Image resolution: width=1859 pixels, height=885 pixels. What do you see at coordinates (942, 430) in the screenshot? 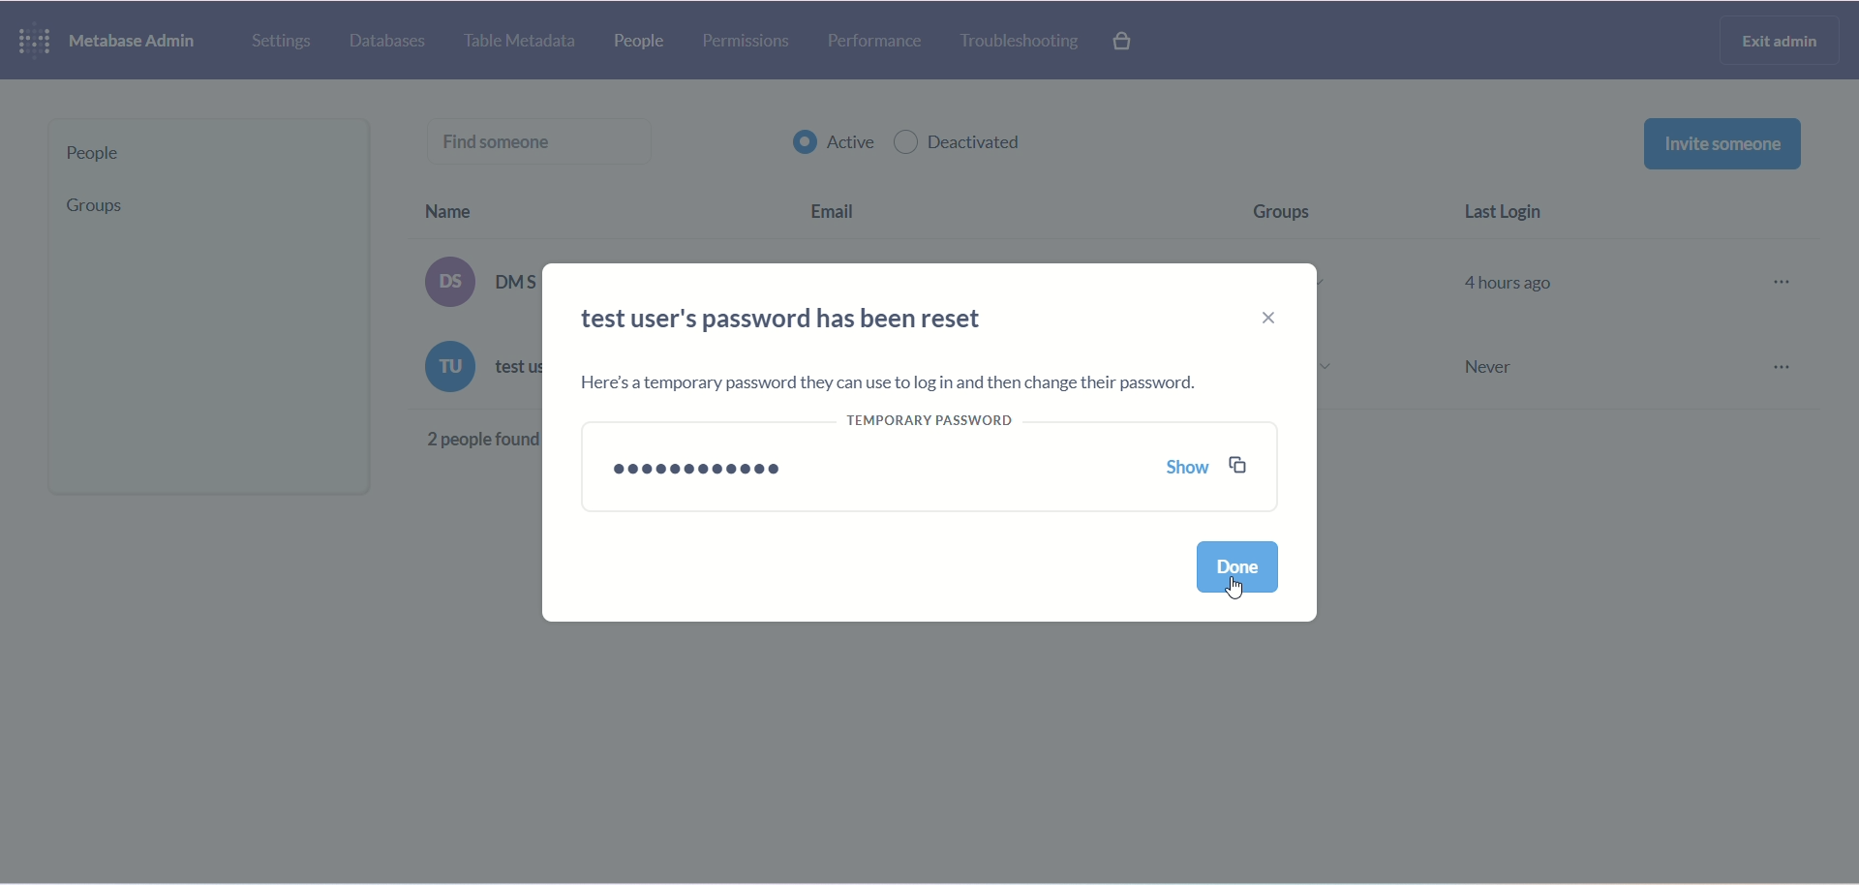
I see `temporary use` at bounding box center [942, 430].